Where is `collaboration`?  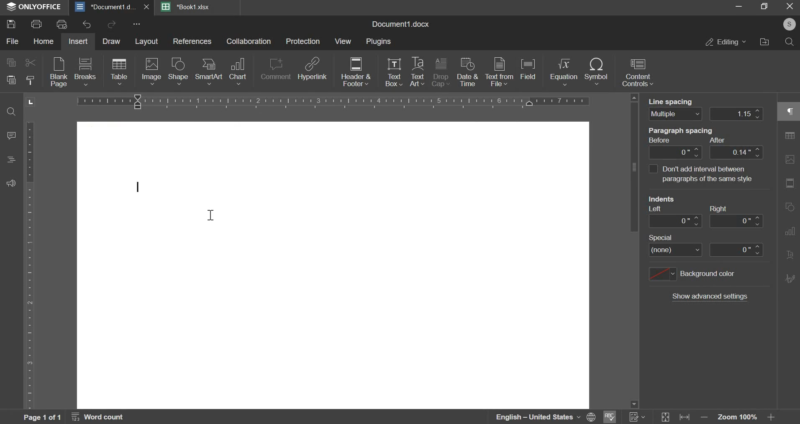 collaboration is located at coordinates (249, 42).